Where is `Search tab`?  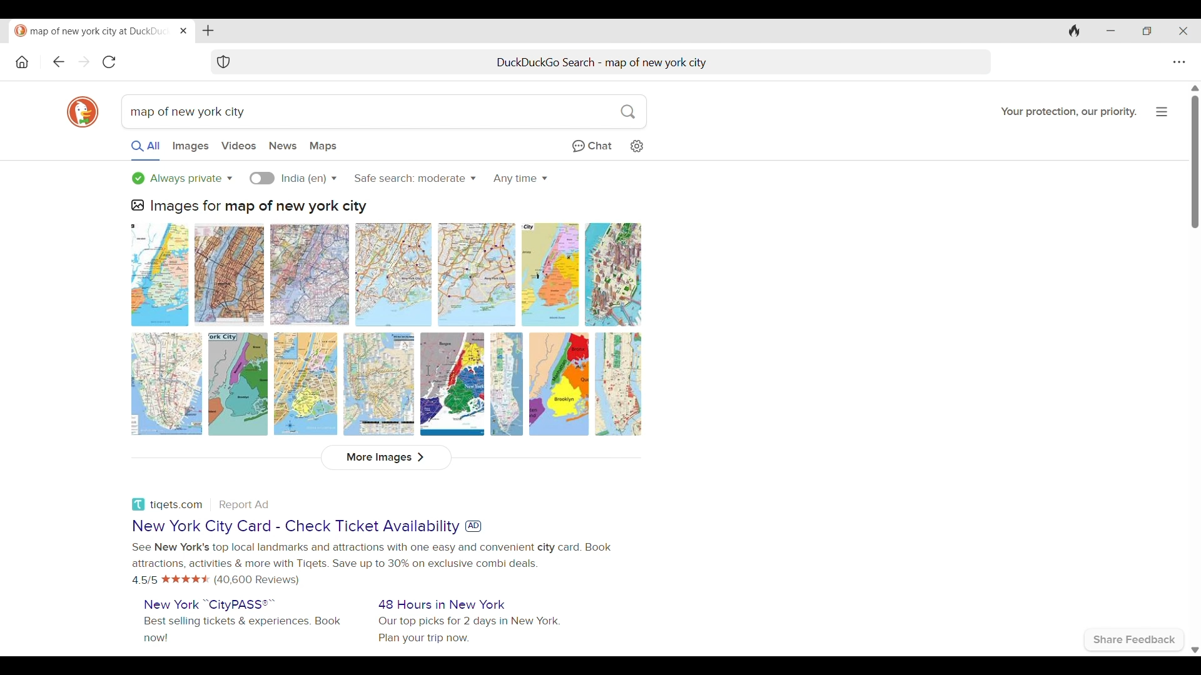
Search tab is located at coordinates (365, 62).